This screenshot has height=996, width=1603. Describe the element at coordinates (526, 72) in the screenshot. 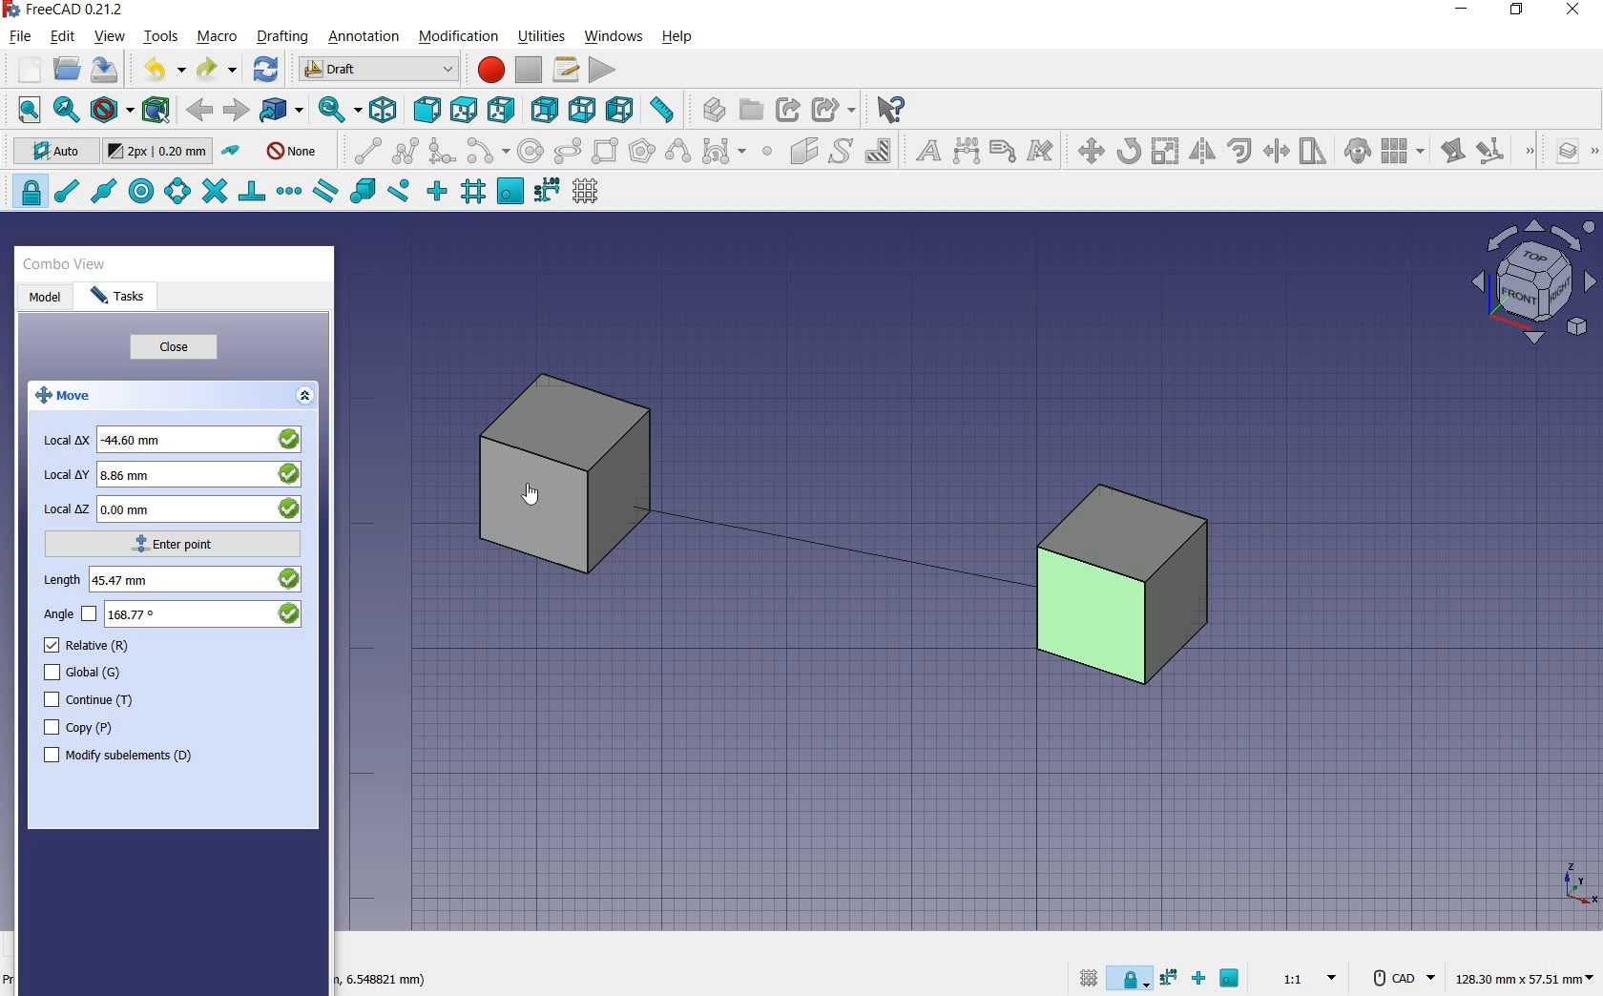

I see `stop macro recording` at that location.